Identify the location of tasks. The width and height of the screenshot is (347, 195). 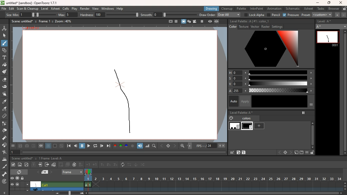
(320, 9).